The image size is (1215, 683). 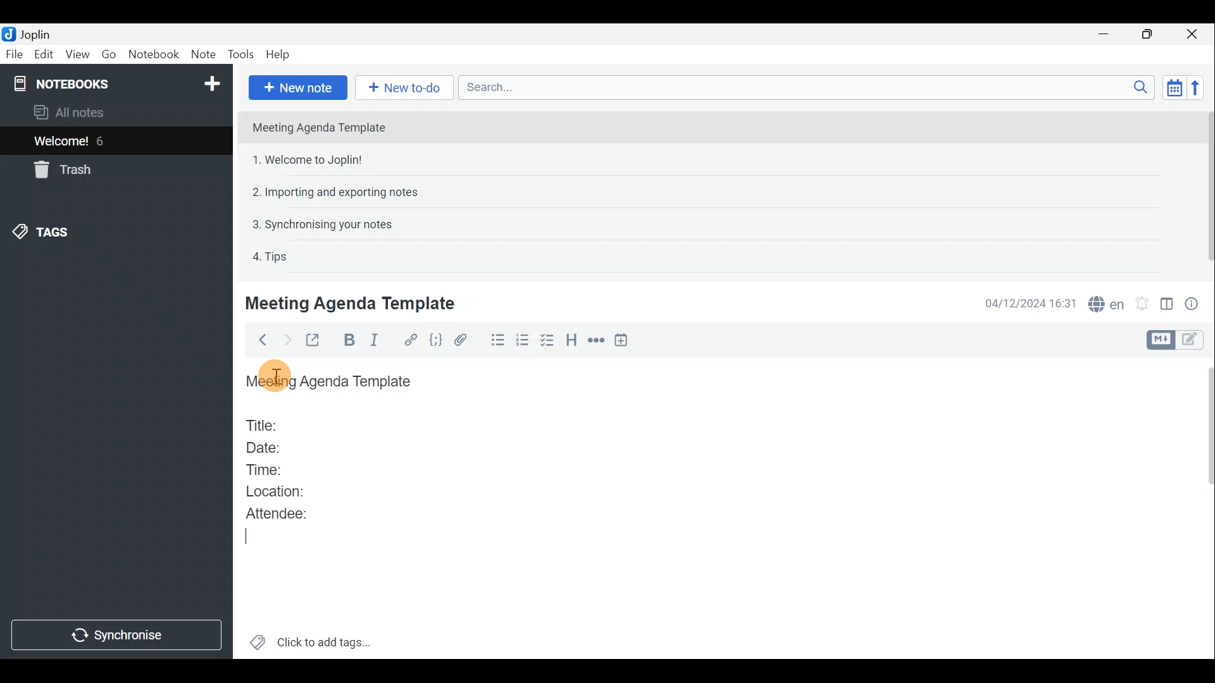 What do you see at coordinates (118, 634) in the screenshot?
I see `Synchronise` at bounding box center [118, 634].